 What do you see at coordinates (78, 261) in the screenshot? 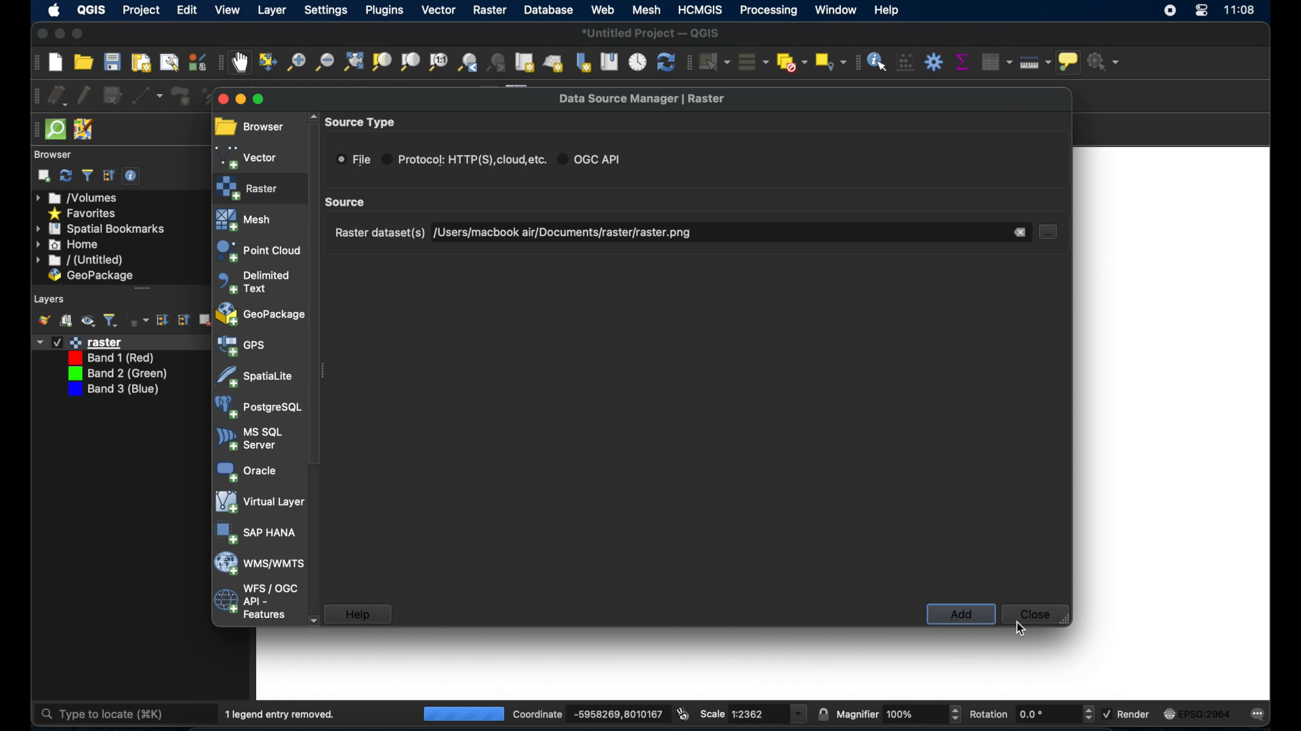
I see `untitled` at bounding box center [78, 261].